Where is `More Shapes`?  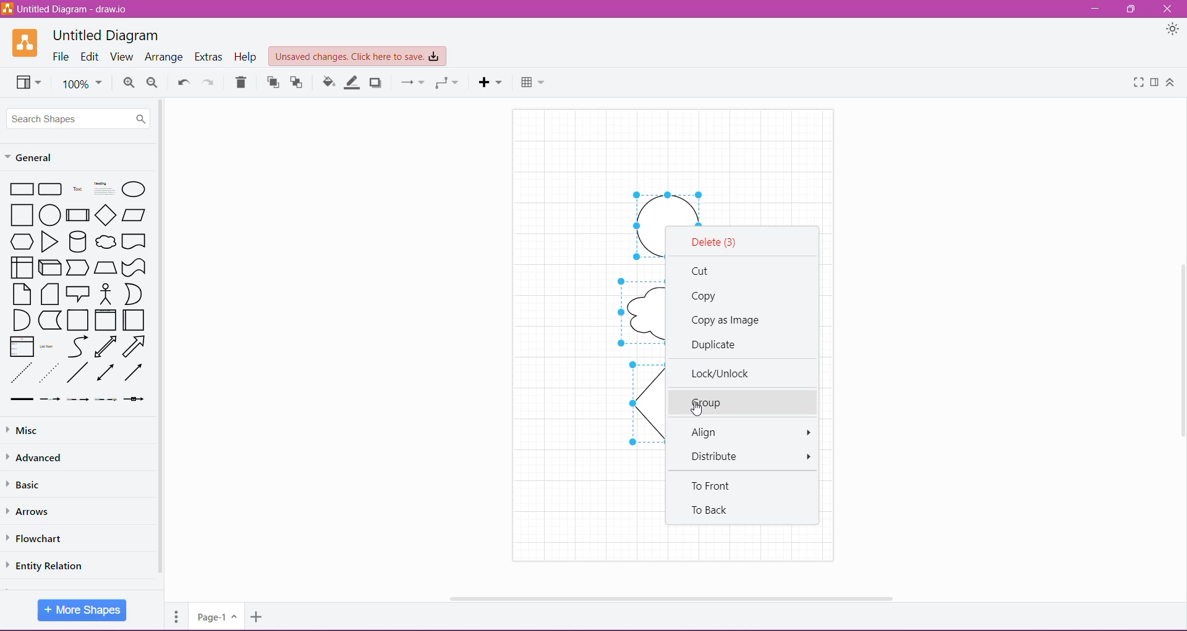 More Shapes is located at coordinates (82, 610).